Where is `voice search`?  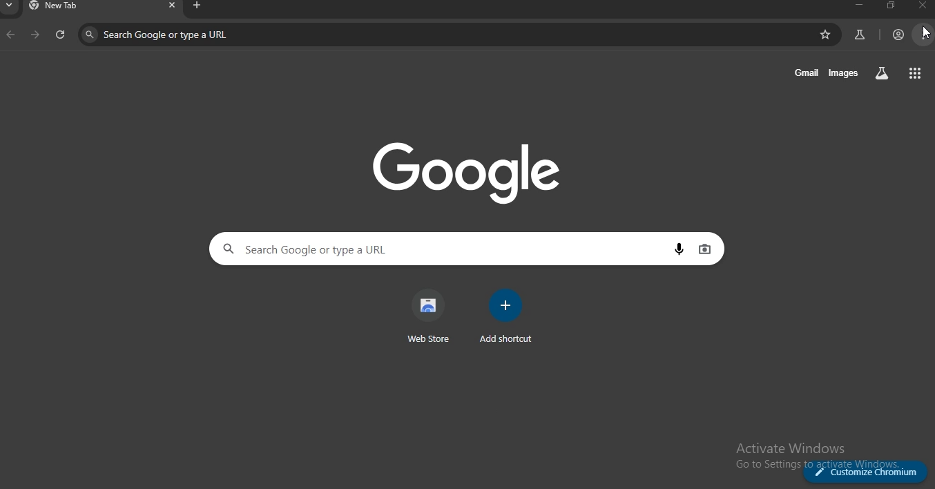 voice search is located at coordinates (680, 249).